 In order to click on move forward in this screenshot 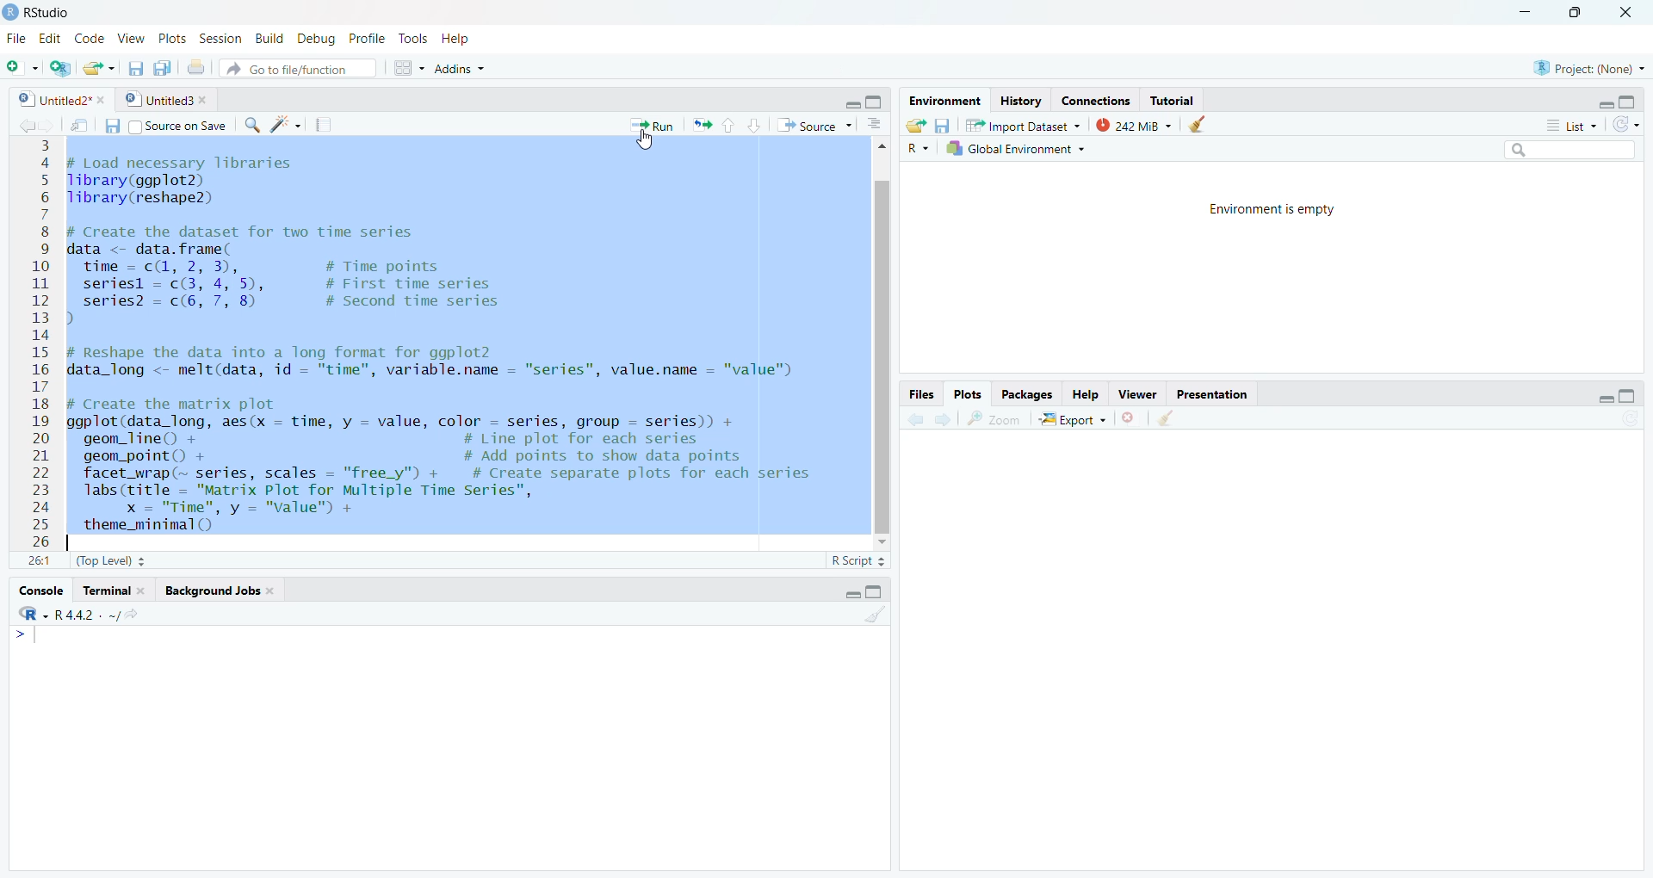, I will do `click(943, 418)`.